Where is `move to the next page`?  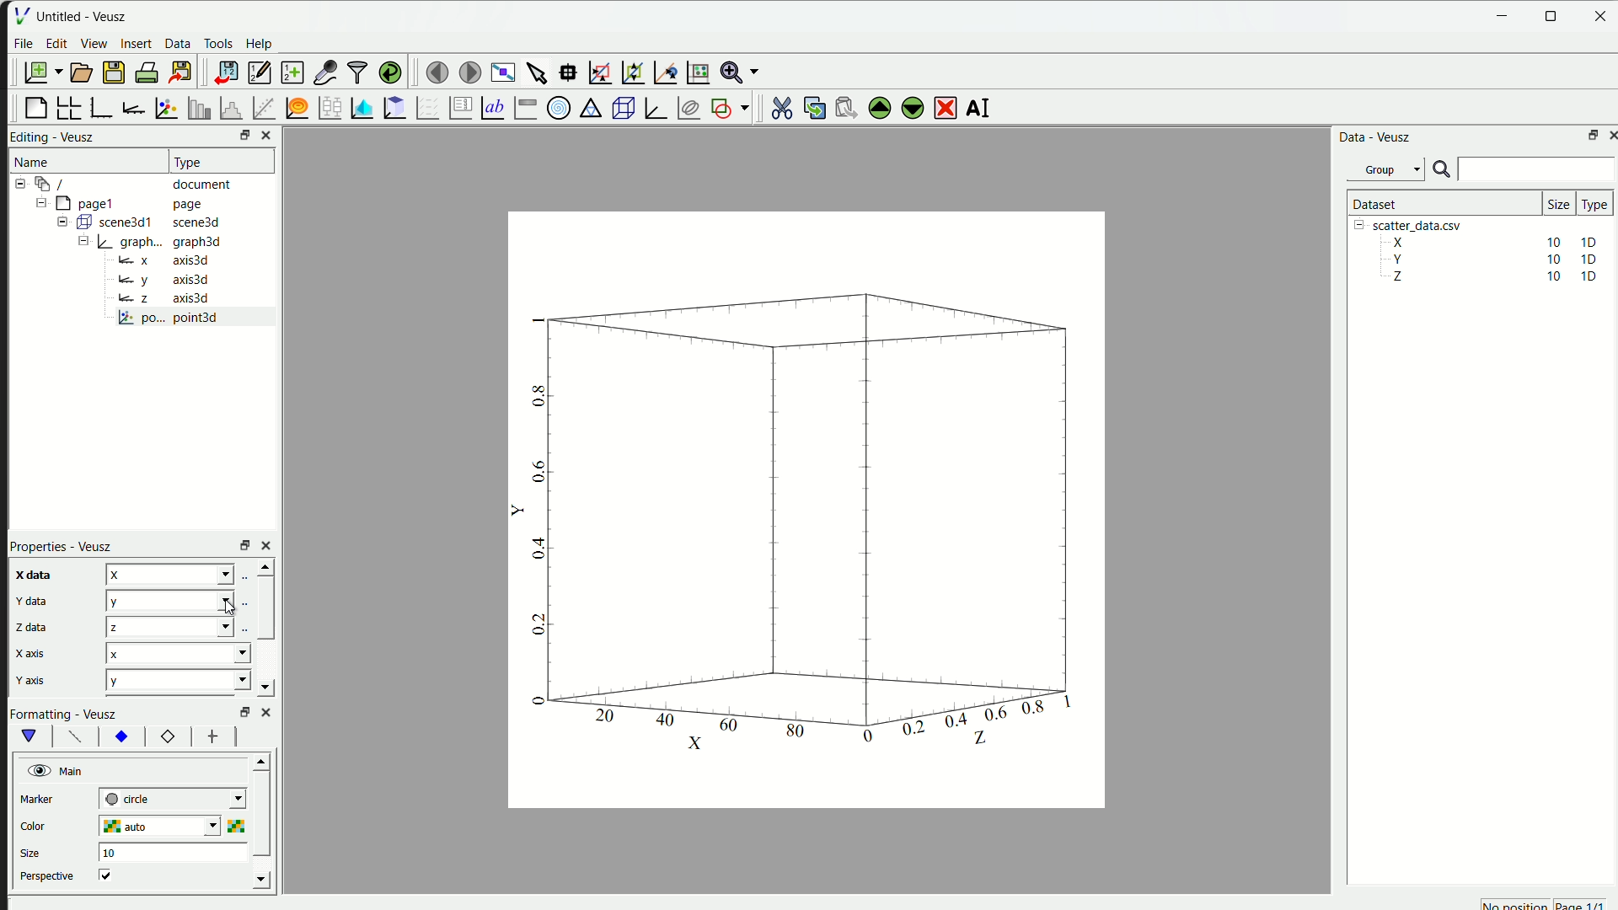 move to the next page is located at coordinates (467, 71).